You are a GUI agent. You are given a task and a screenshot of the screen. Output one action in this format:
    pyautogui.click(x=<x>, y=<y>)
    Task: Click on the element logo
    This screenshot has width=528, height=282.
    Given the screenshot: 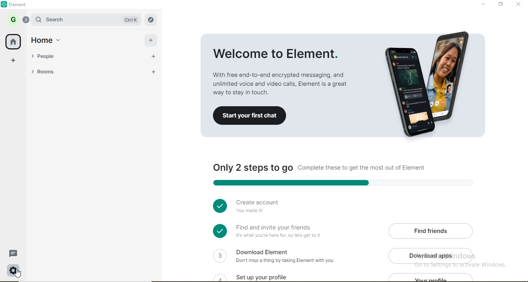 What is the action you would take?
    pyautogui.click(x=5, y=4)
    